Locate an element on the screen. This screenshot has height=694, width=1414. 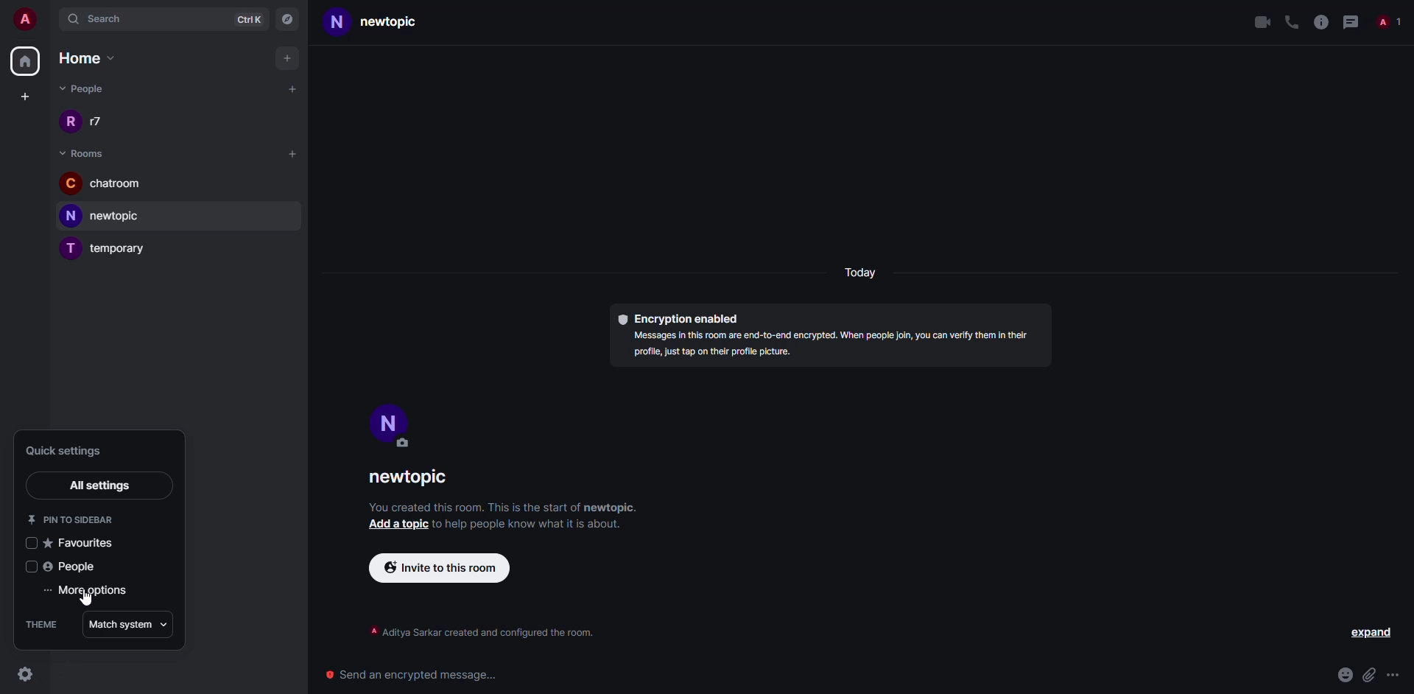
quick settings is located at coordinates (78, 673).